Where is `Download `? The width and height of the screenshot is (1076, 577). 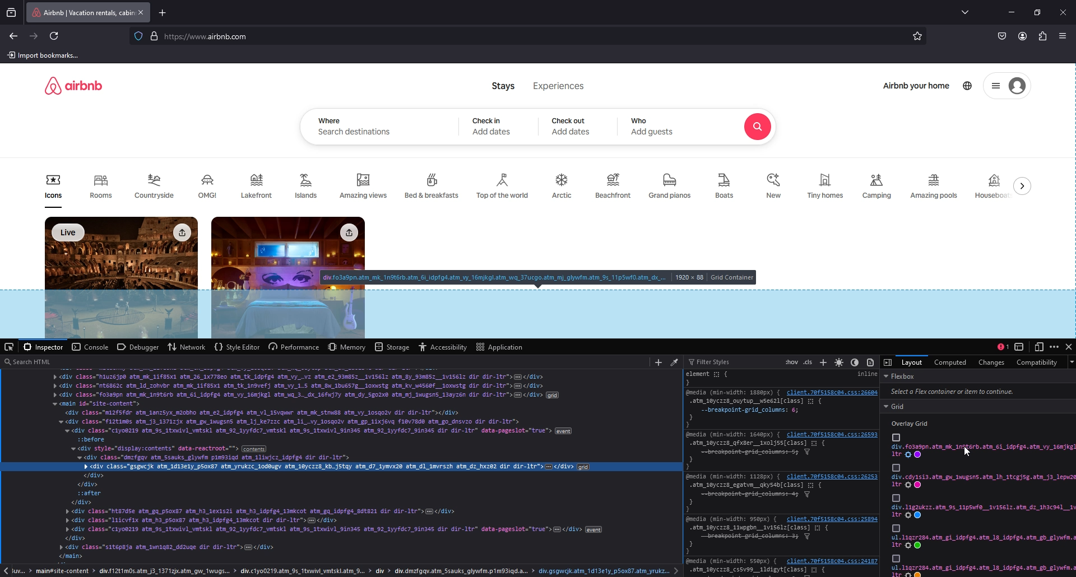
Download  is located at coordinates (180, 232).